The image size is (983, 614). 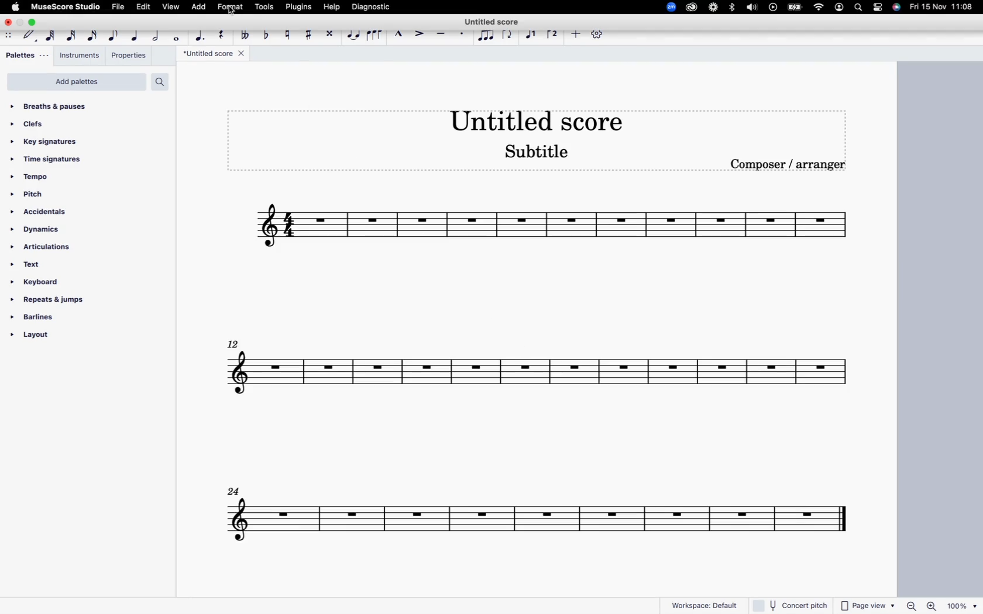 I want to click on voice 2, so click(x=554, y=34).